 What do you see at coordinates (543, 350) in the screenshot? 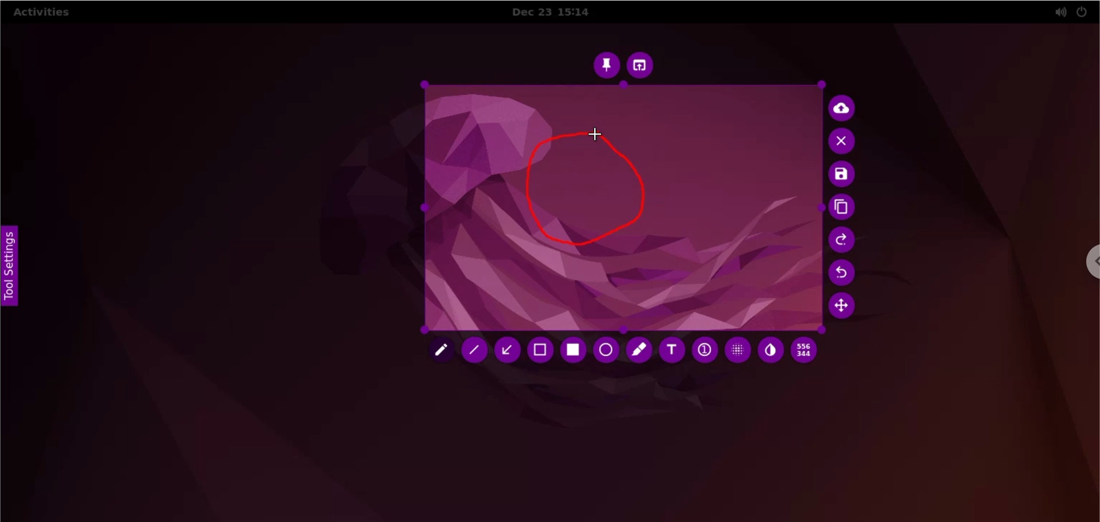
I see `selection` at bounding box center [543, 350].